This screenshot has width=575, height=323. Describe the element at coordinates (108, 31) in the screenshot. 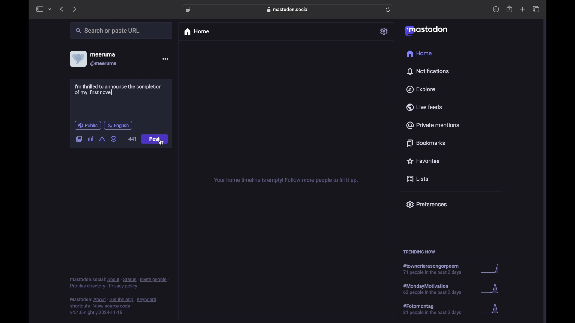

I see `share or paste url` at that location.